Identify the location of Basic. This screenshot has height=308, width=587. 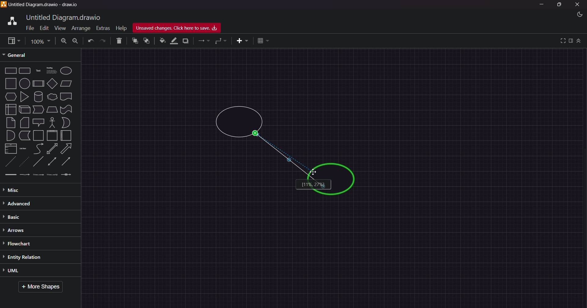
(17, 217).